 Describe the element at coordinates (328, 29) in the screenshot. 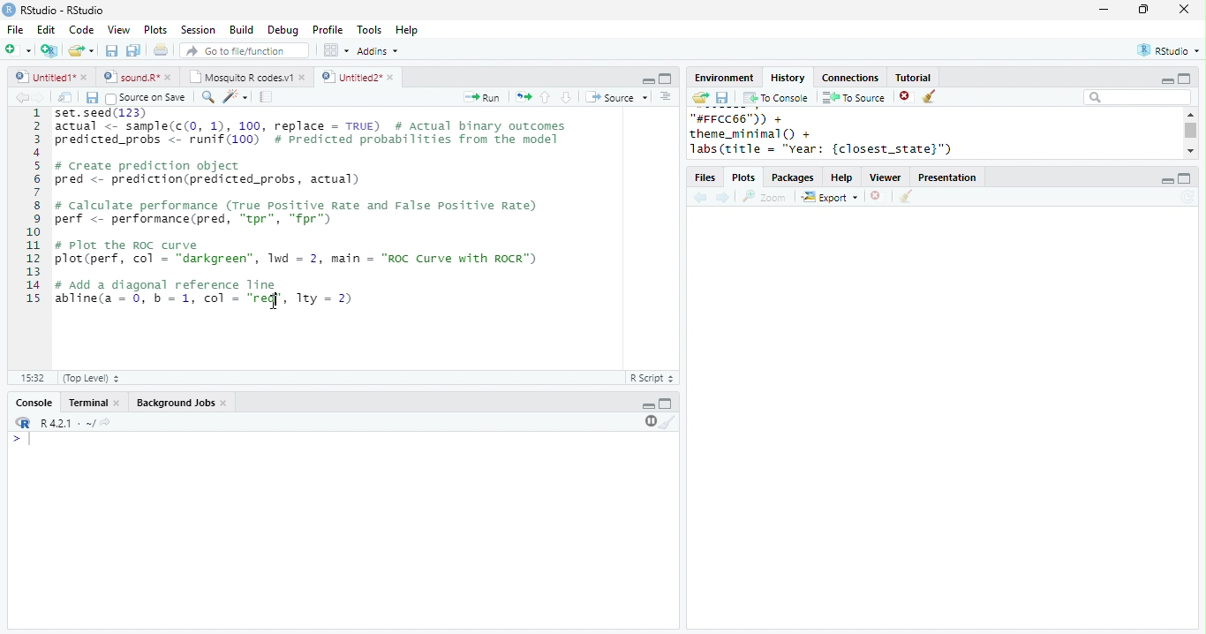

I see `Profile` at that location.